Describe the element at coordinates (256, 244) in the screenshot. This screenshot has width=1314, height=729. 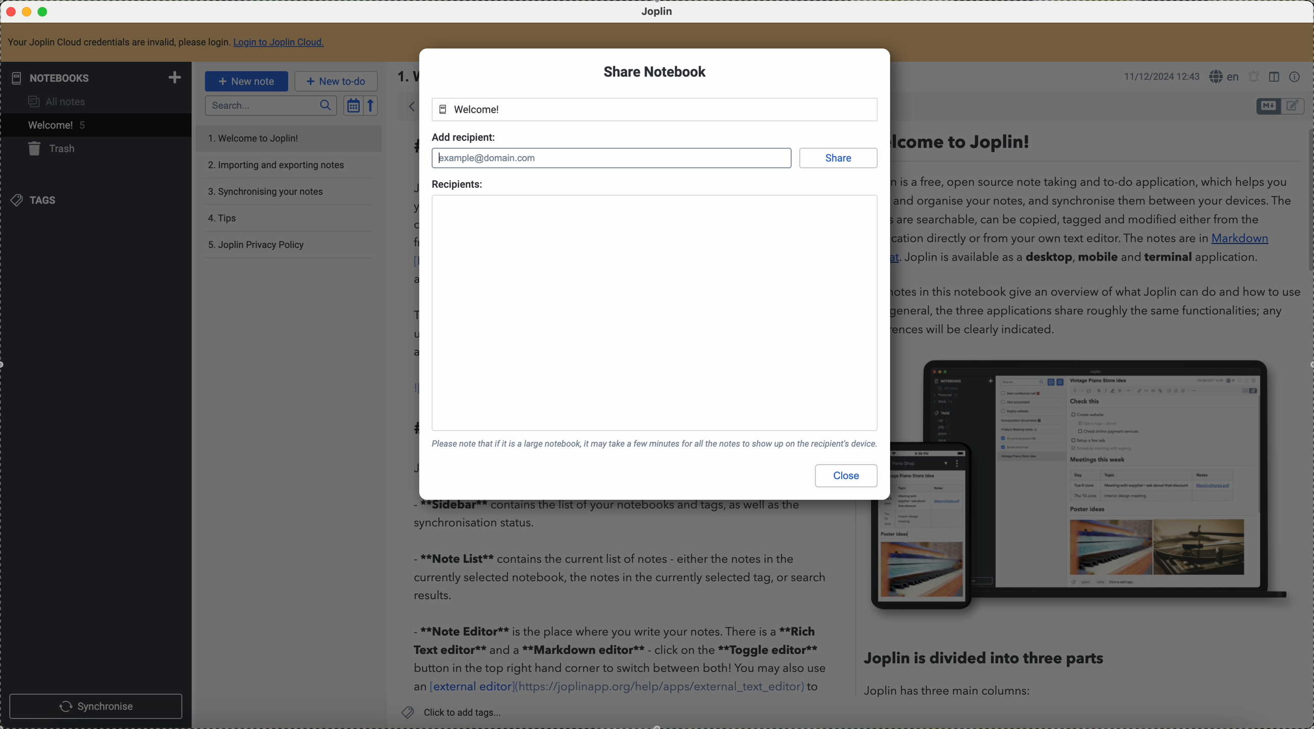
I see `Joplin privacy policy` at that location.